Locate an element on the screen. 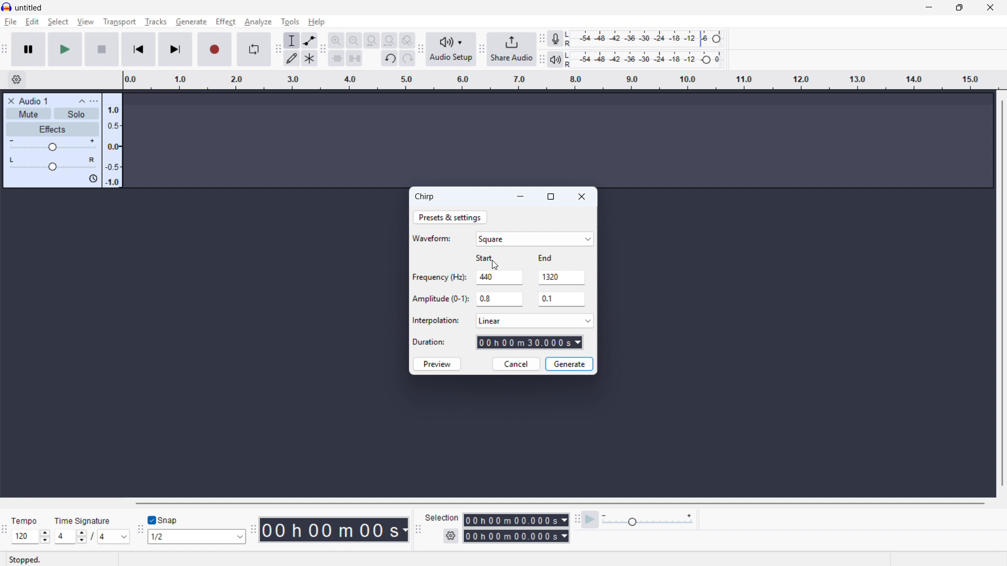 This screenshot has width=1007, height=566. Timeline settings  is located at coordinates (16, 80).